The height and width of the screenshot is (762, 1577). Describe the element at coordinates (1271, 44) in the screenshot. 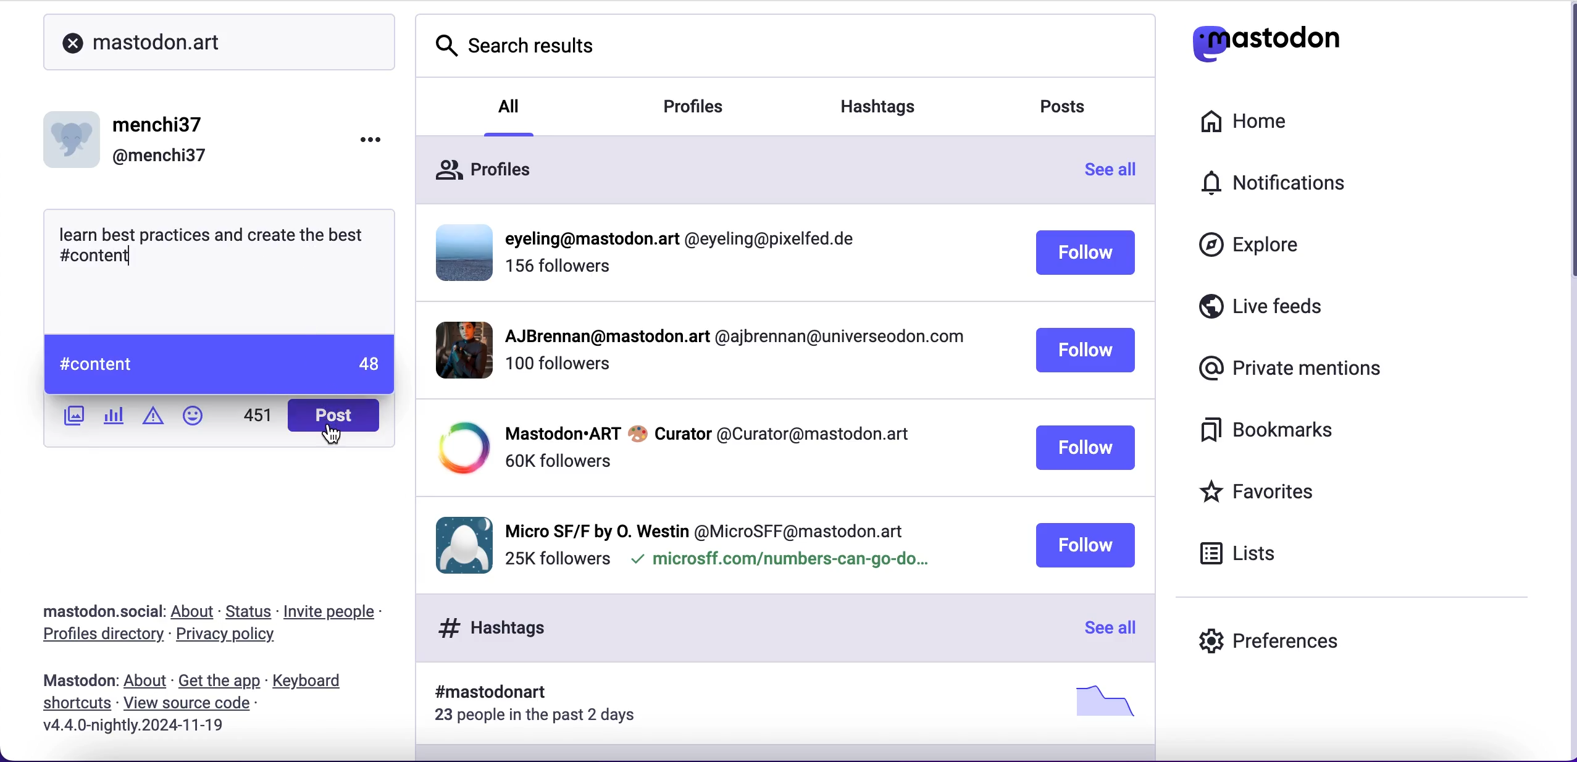

I see `mastodon logo` at that location.